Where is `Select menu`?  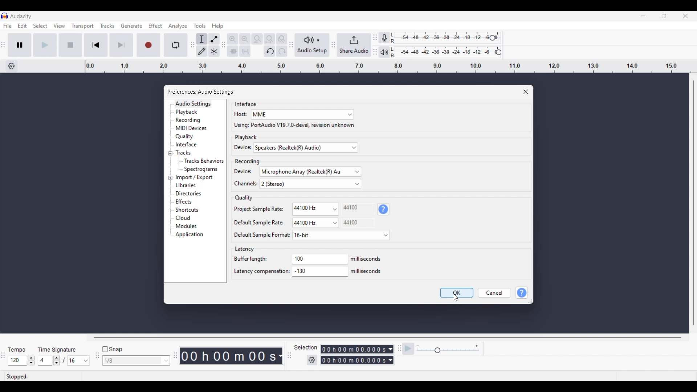 Select menu is located at coordinates (40, 26).